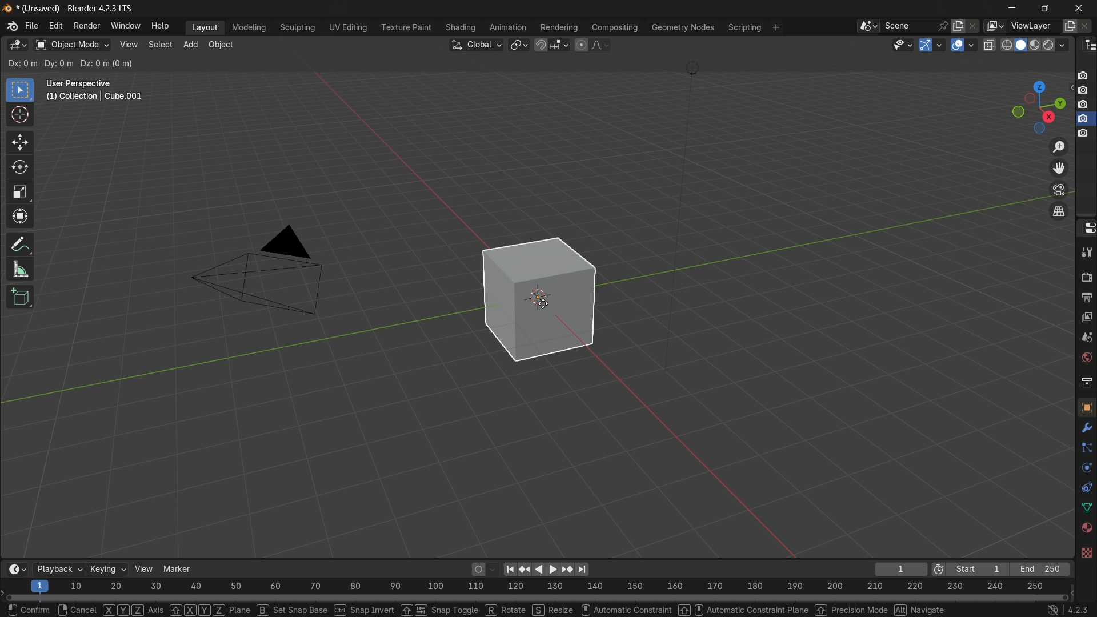  What do you see at coordinates (1071, 25) in the screenshot?
I see `add view layer` at bounding box center [1071, 25].